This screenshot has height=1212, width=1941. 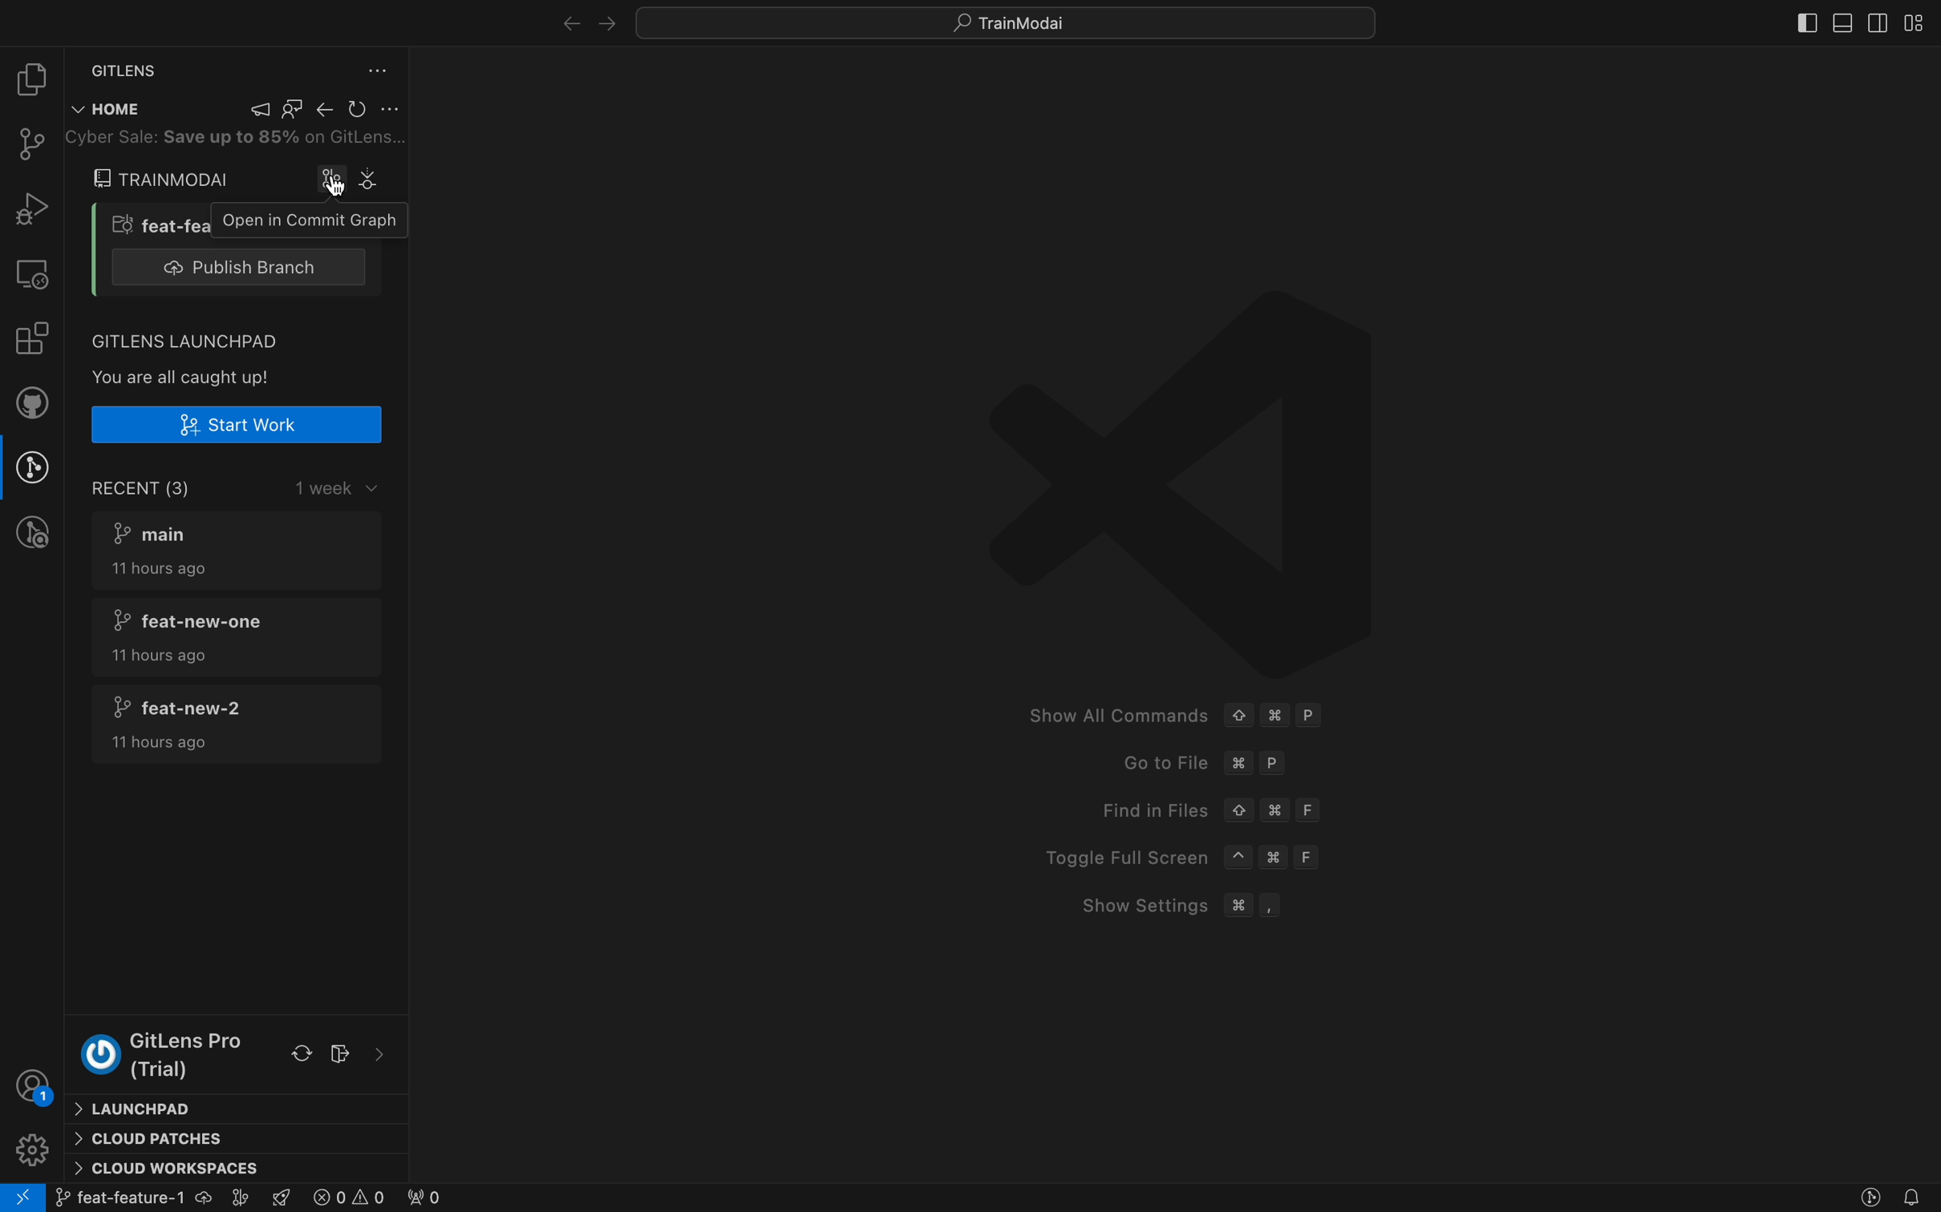 What do you see at coordinates (380, 70) in the screenshot?
I see `gitlens settings` at bounding box center [380, 70].